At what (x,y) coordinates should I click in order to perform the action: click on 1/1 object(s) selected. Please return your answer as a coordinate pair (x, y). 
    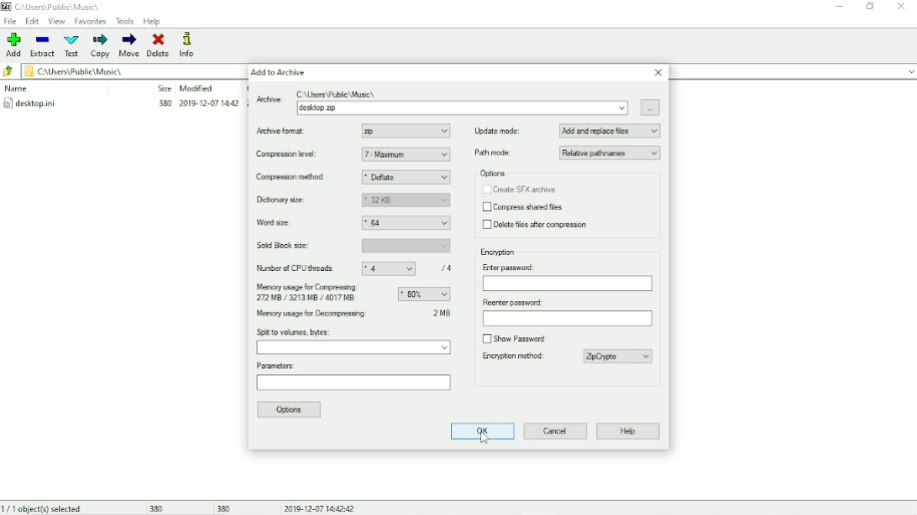
    Looking at the image, I should click on (46, 507).